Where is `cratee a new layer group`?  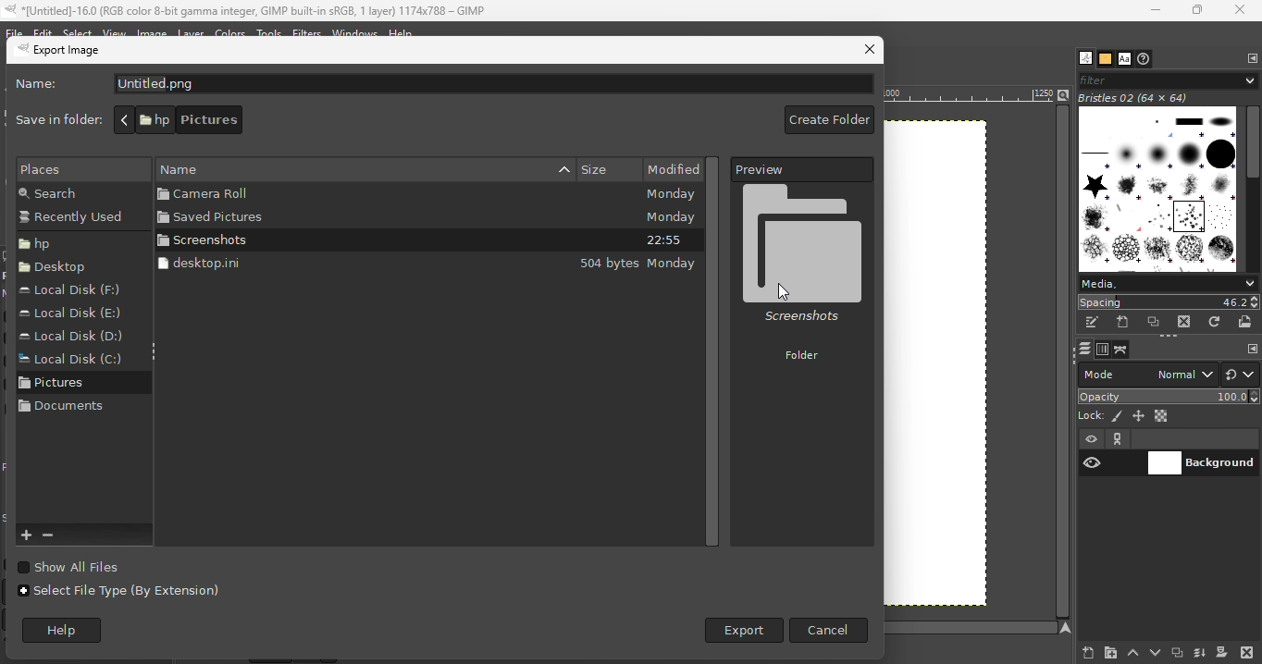
cratee a new layer group is located at coordinates (1109, 652).